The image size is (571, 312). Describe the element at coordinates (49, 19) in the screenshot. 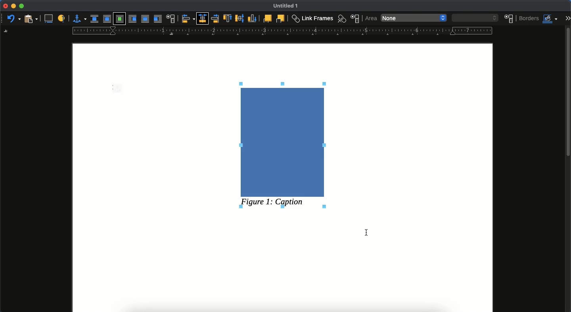

I see `insert caption` at that location.